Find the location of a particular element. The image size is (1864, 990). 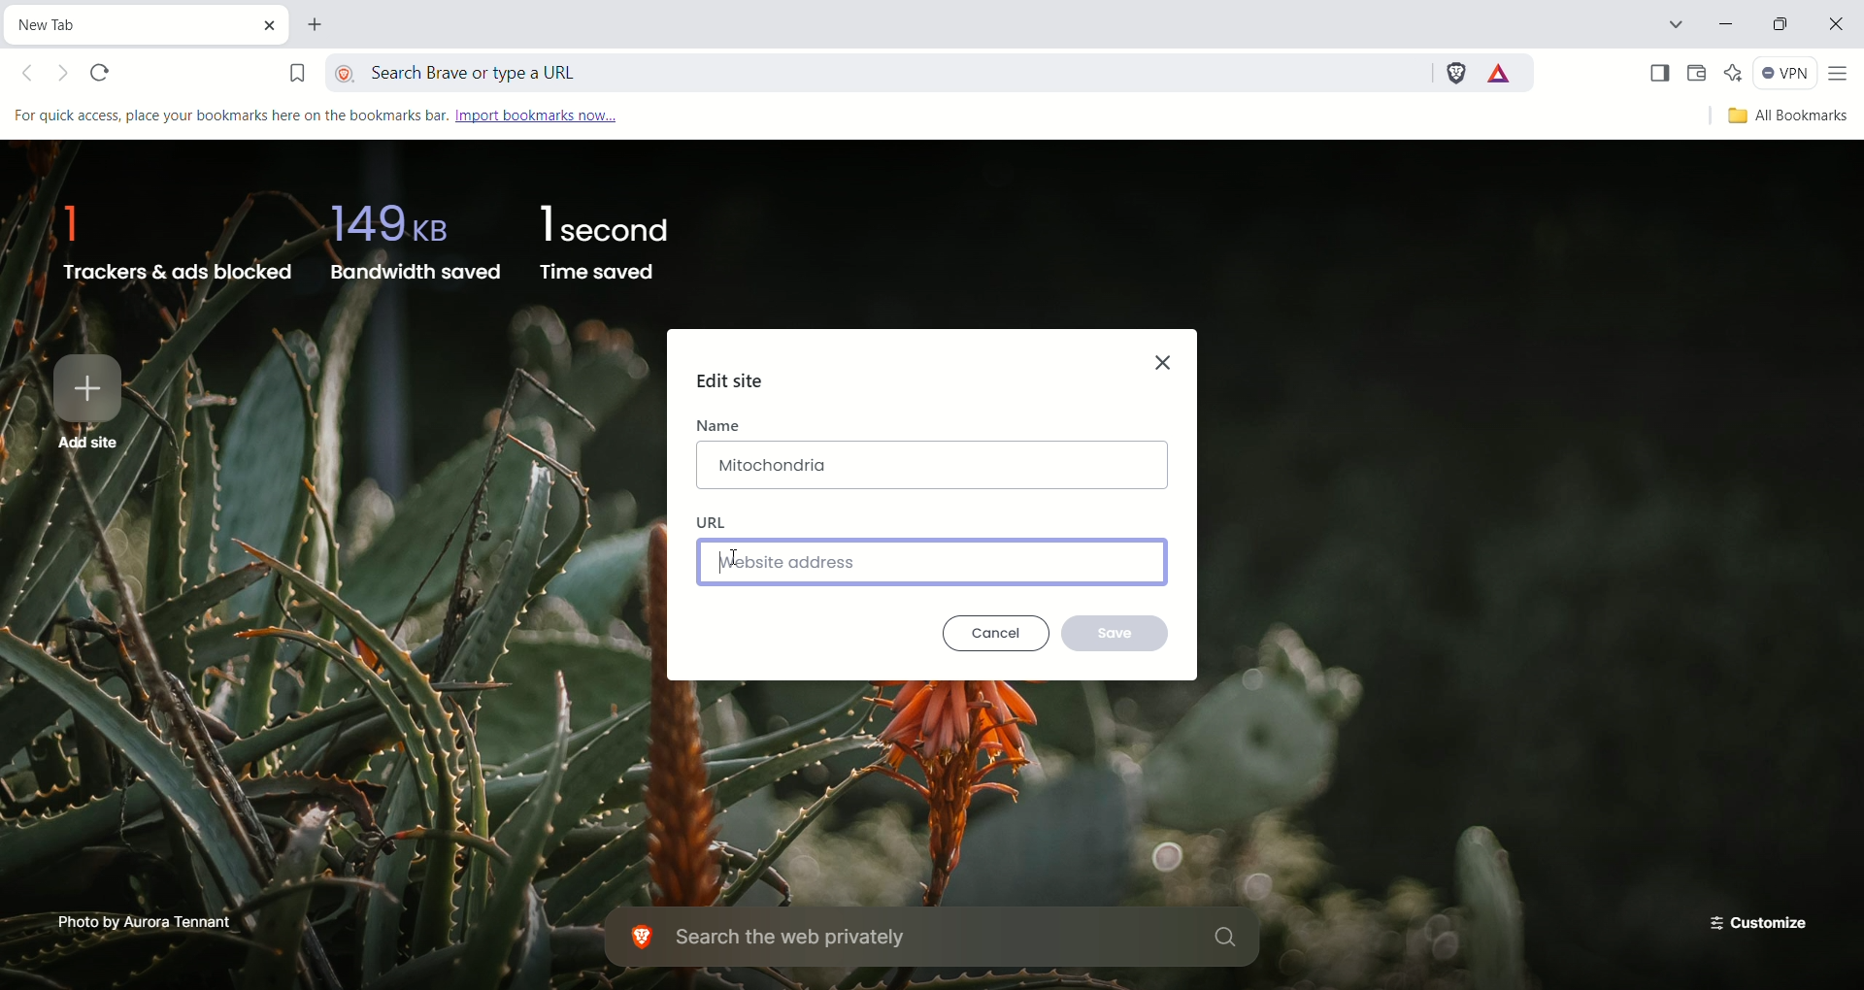

mitochondria is located at coordinates (933, 466).